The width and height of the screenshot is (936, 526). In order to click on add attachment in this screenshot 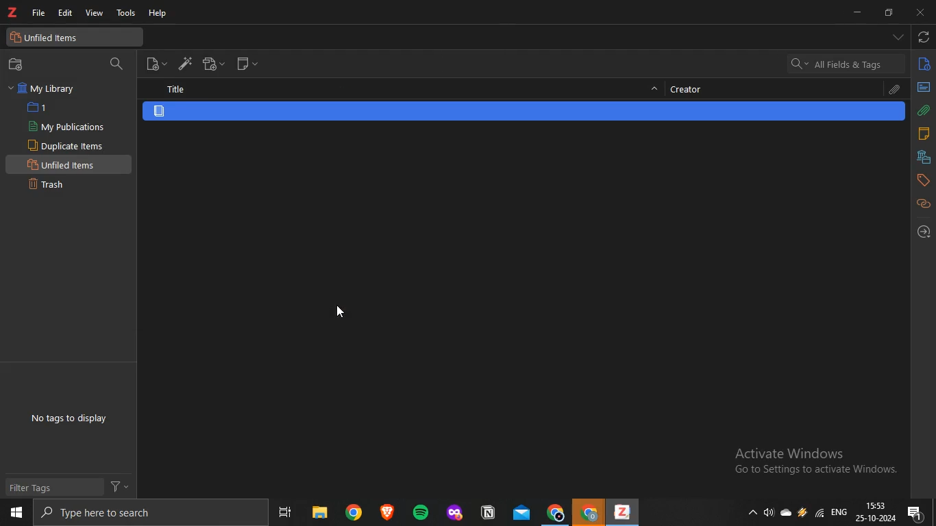, I will do `click(214, 64)`.